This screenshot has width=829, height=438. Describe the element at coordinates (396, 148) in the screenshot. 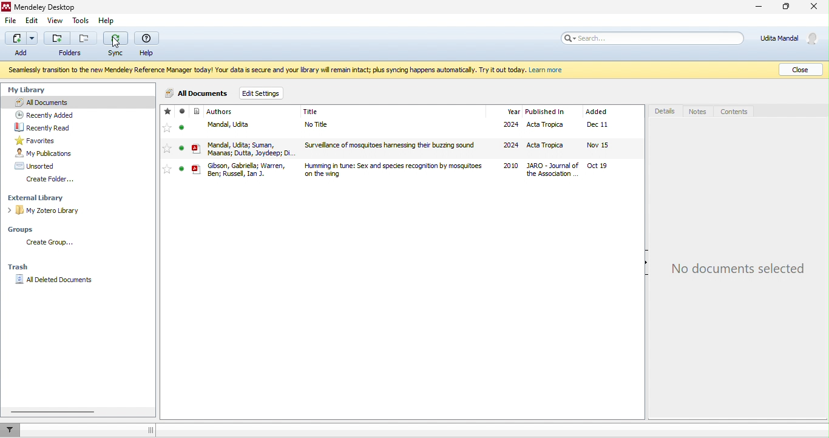

I see `file` at that location.